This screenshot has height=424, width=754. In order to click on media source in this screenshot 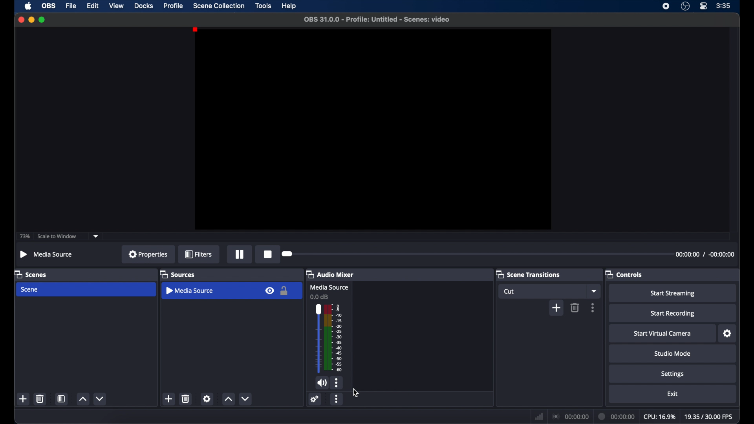, I will do `click(190, 290)`.